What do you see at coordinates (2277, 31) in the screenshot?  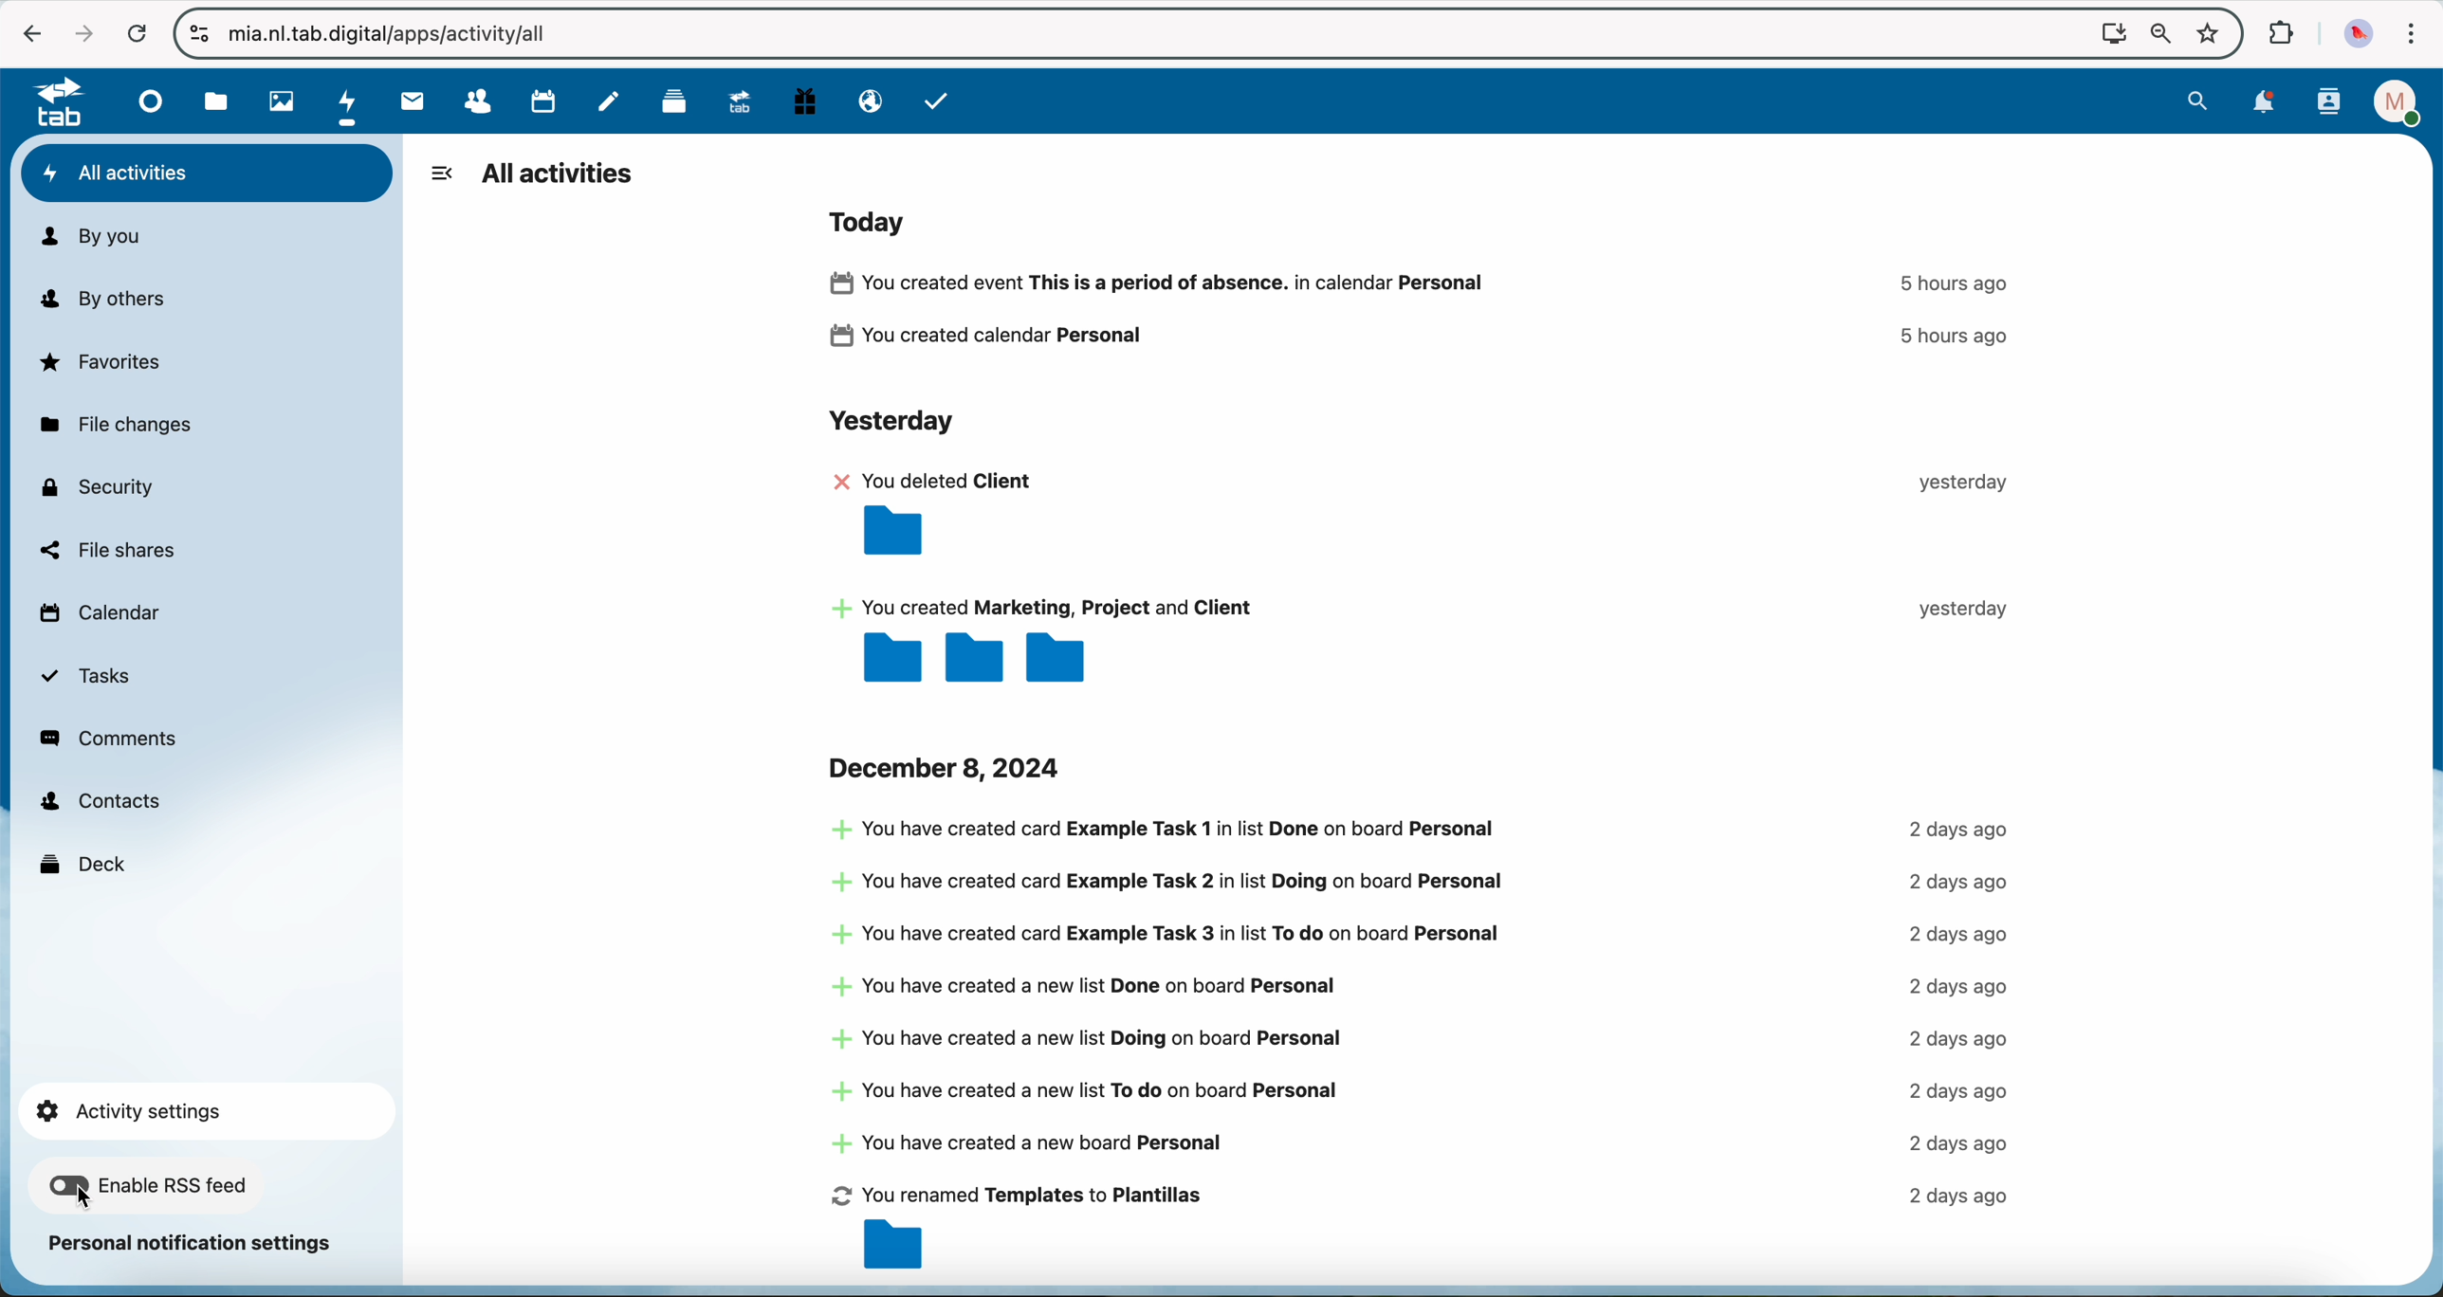 I see `extensions` at bounding box center [2277, 31].